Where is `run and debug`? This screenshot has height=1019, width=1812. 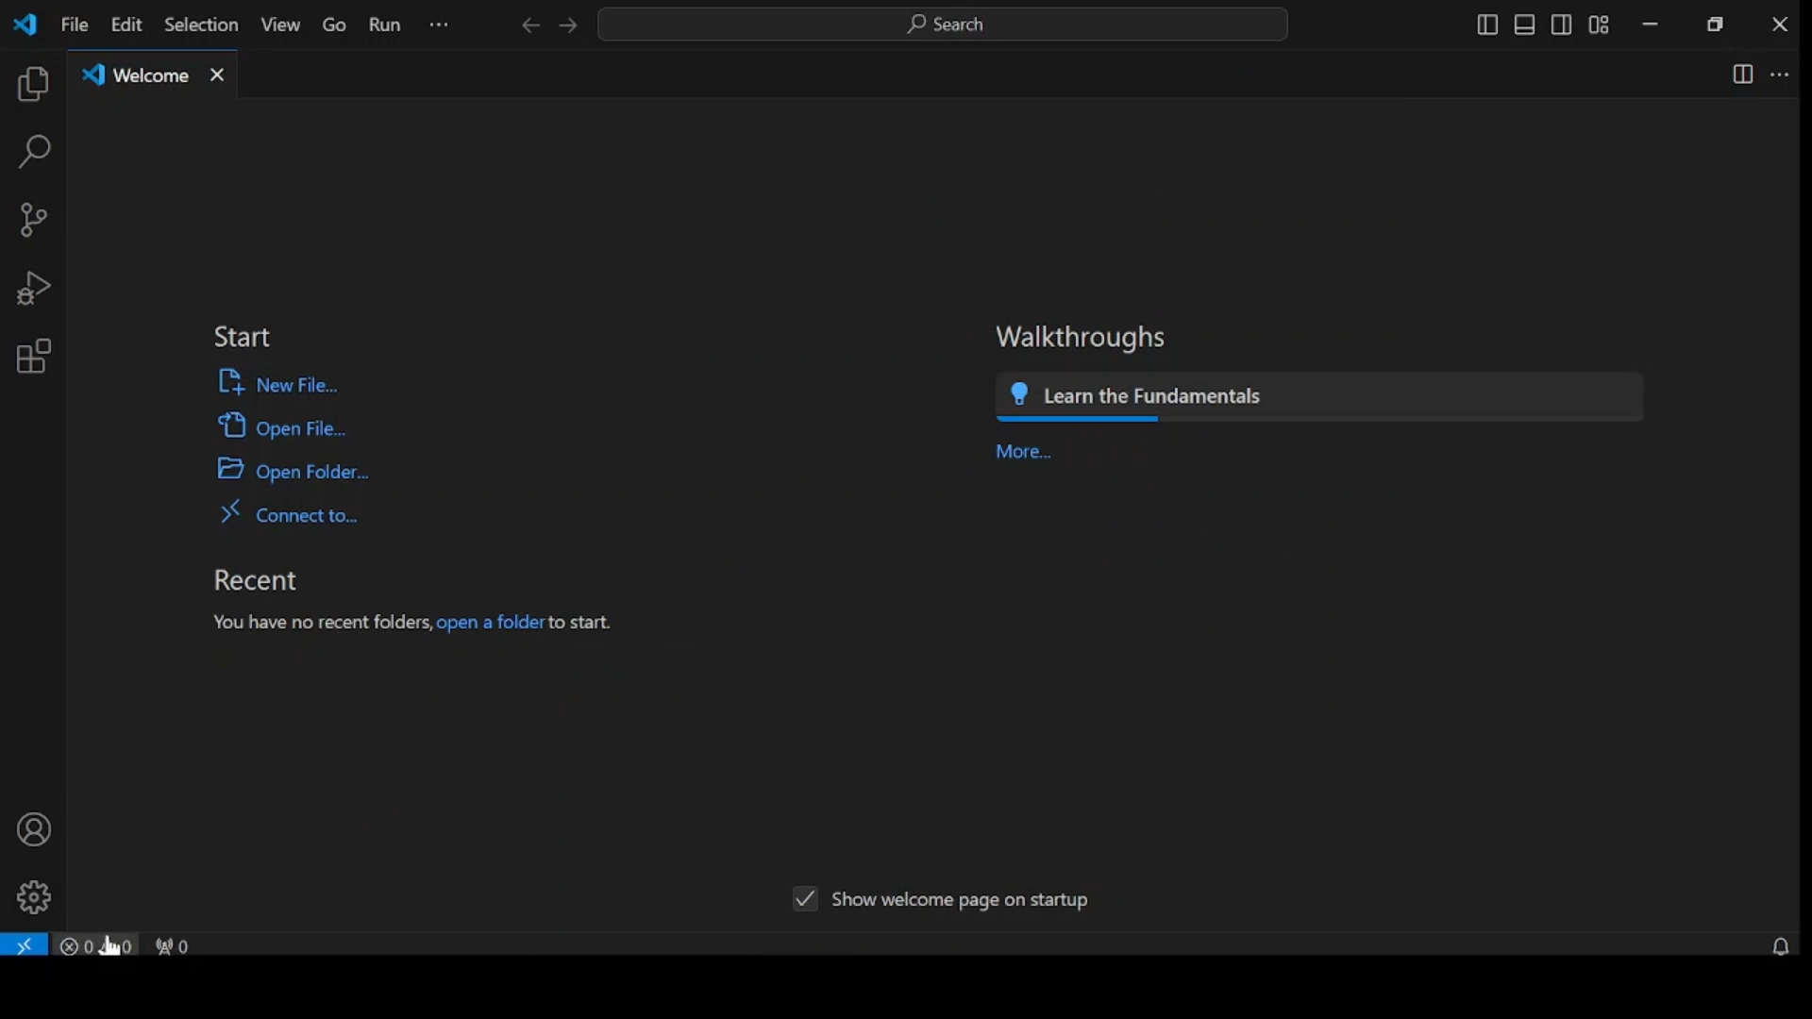
run and debug is located at coordinates (34, 290).